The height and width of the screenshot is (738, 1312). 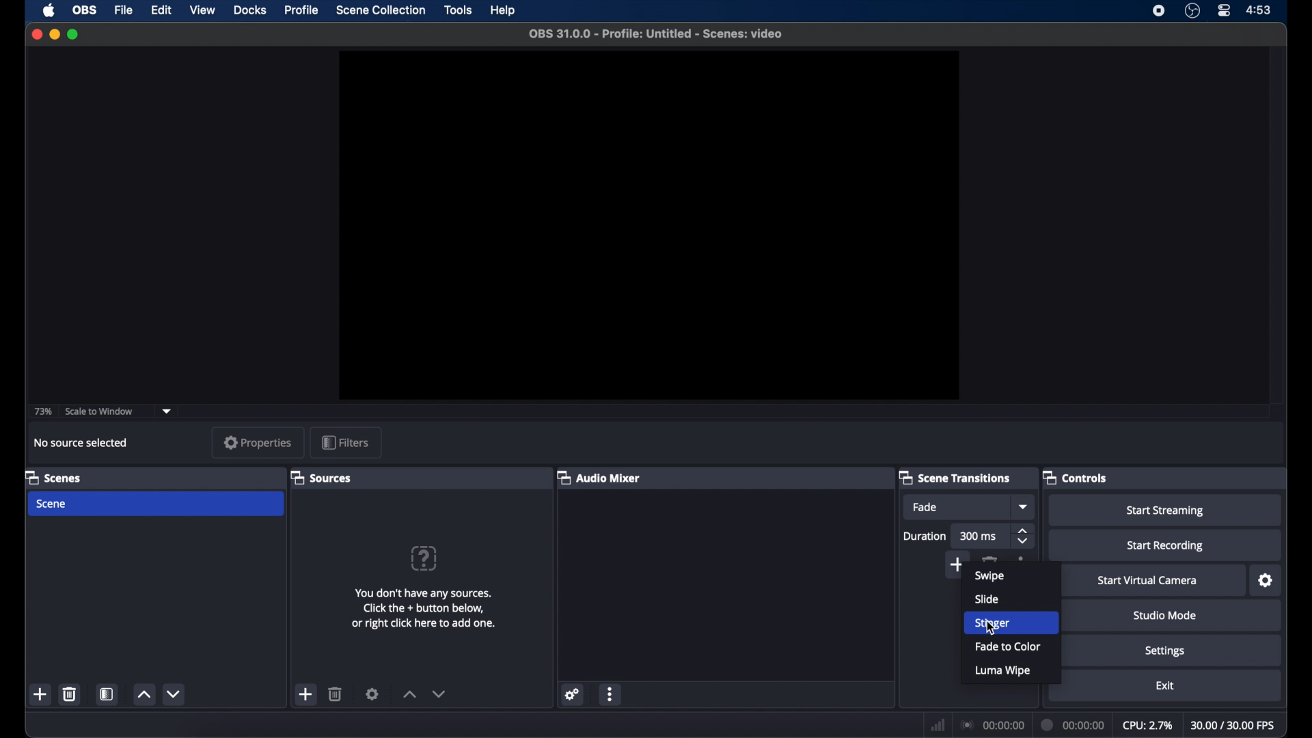 I want to click on close, so click(x=36, y=34).